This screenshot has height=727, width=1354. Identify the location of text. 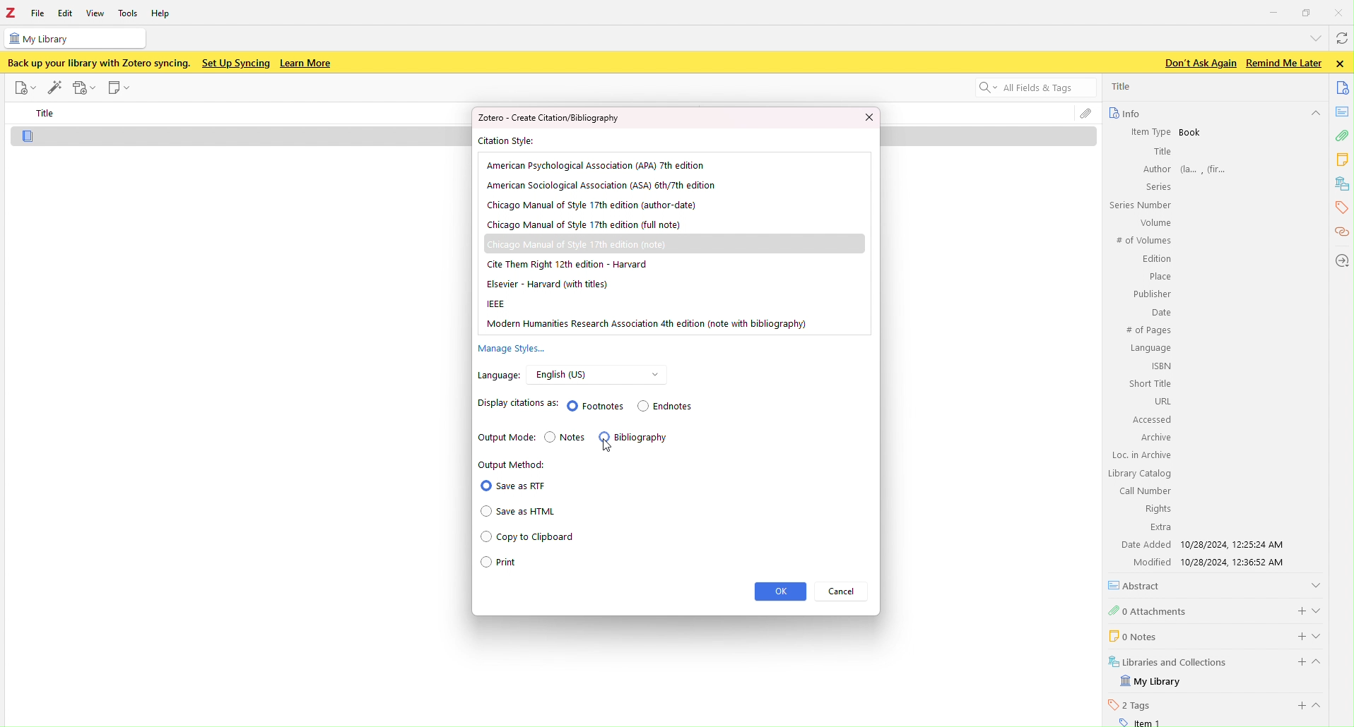
(553, 118).